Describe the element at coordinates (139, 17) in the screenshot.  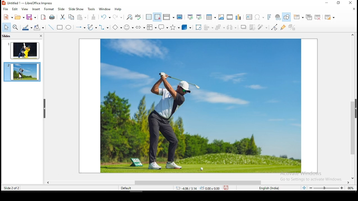
I see `spell check` at that location.